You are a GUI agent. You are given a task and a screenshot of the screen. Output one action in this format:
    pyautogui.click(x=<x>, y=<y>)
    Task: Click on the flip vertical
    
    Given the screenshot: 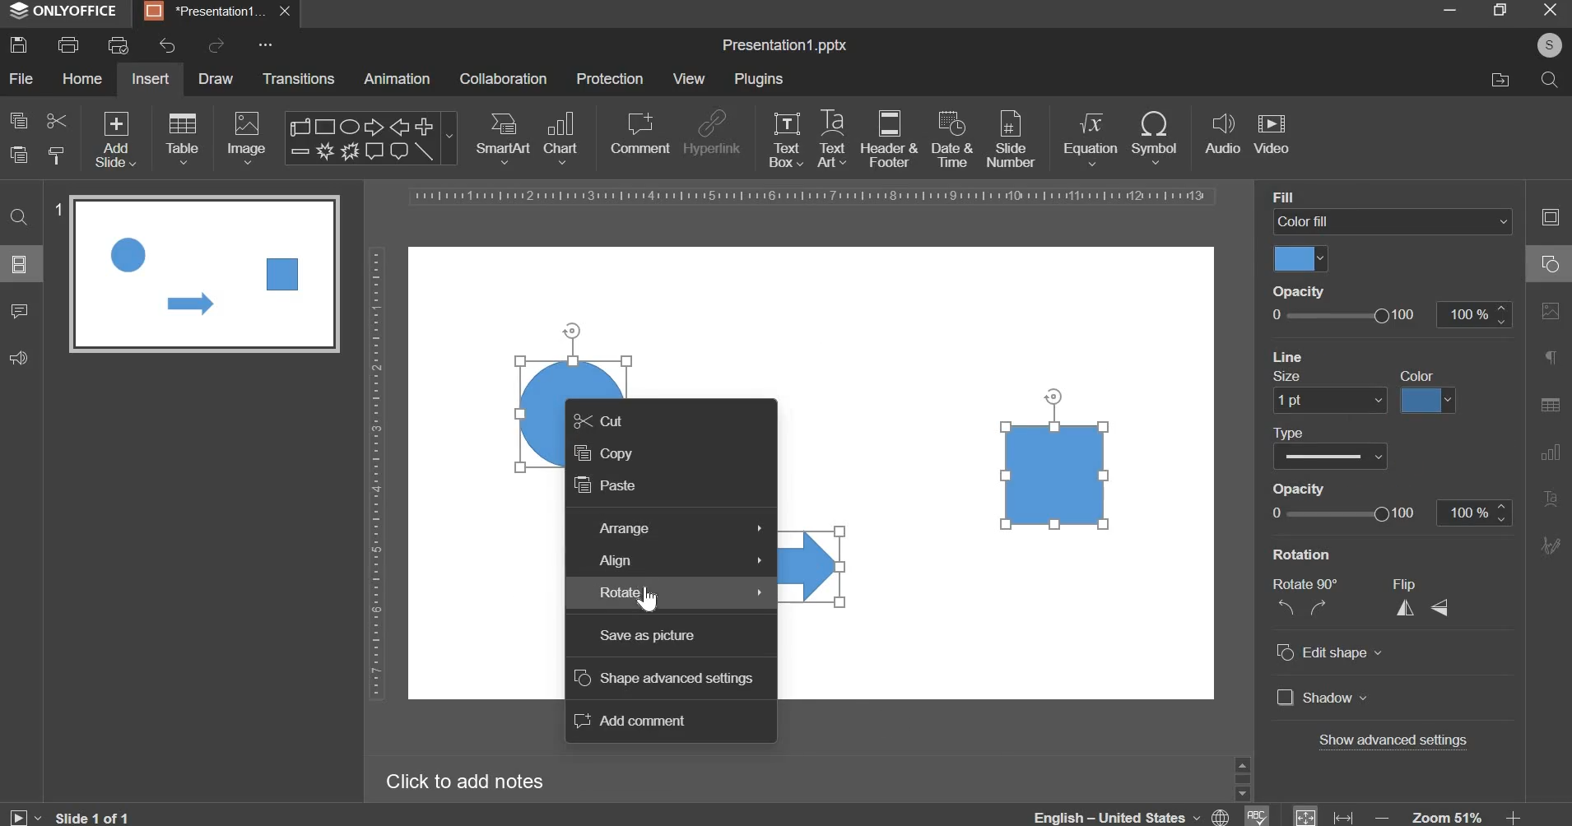 What is the action you would take?
    pyautogui.click(x=1442, y=606)
    